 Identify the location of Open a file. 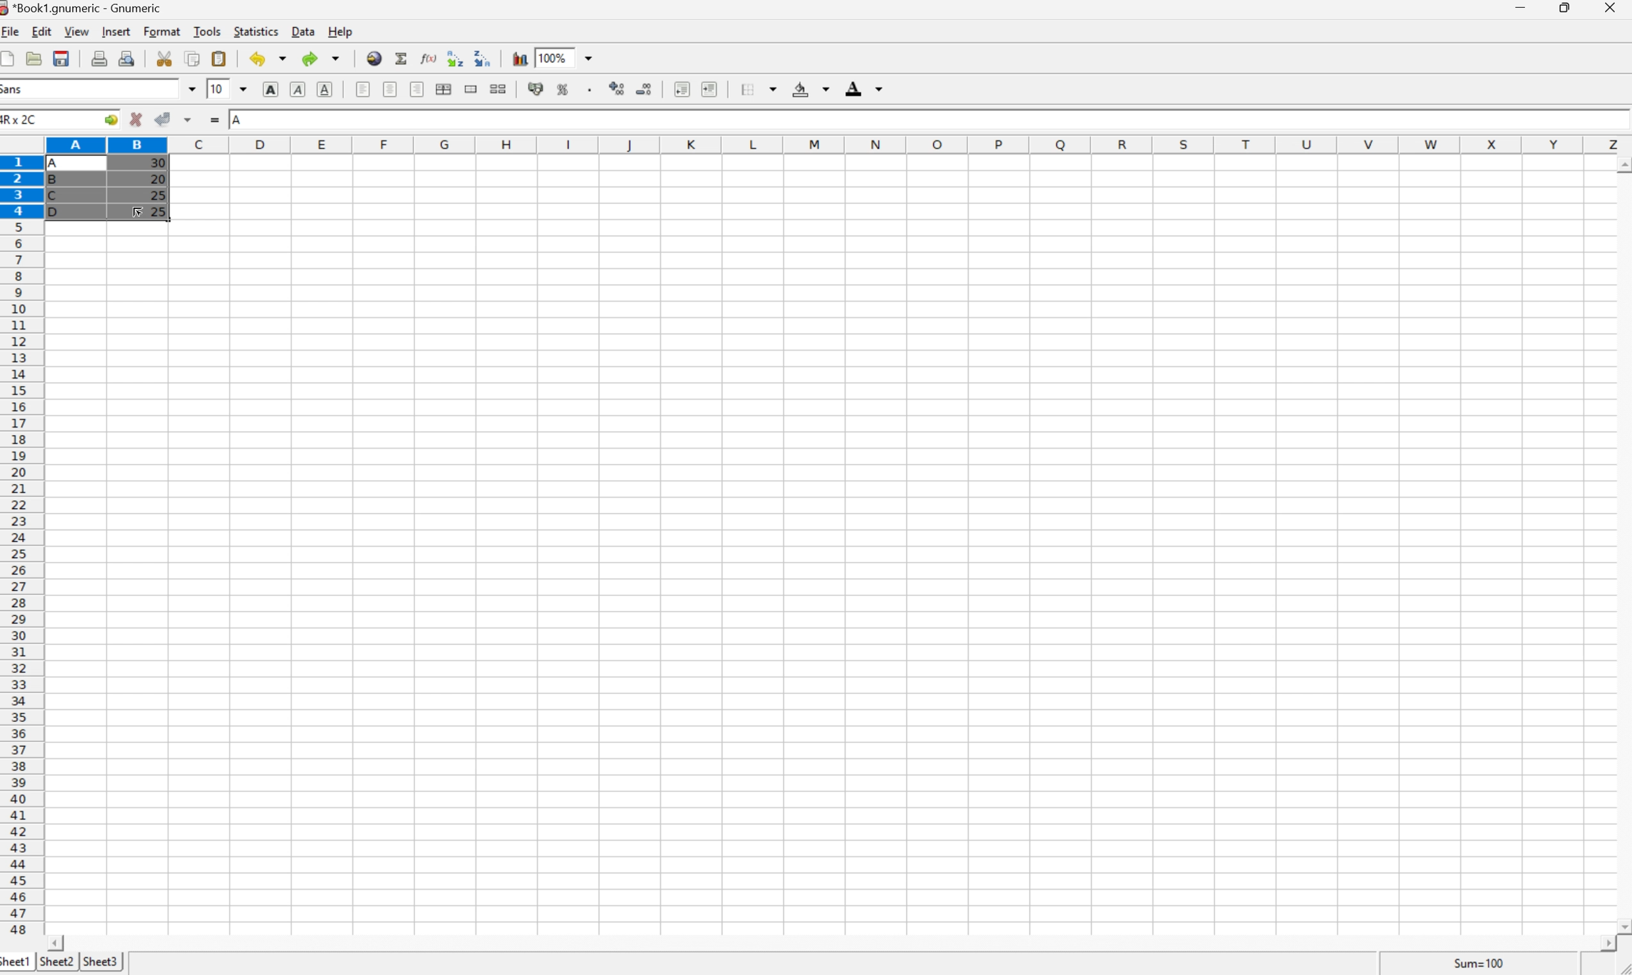
(34, 58).